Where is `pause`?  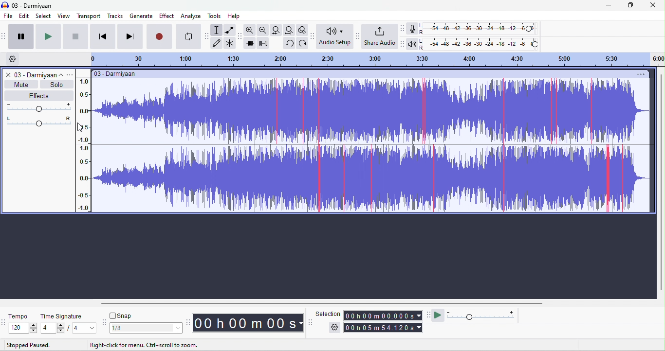 pause is located at coordinates (21, 36).